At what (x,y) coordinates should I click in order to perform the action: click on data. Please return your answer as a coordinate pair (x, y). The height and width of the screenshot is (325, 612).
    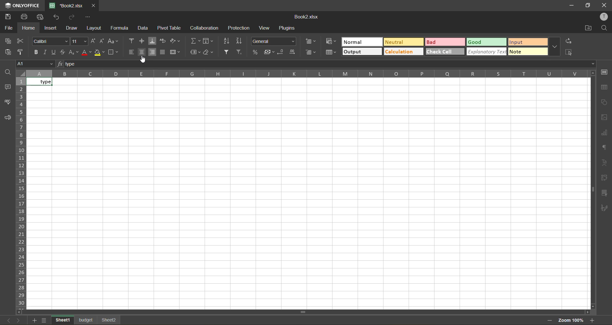
    Looking at the image, I should click on (143, 29).